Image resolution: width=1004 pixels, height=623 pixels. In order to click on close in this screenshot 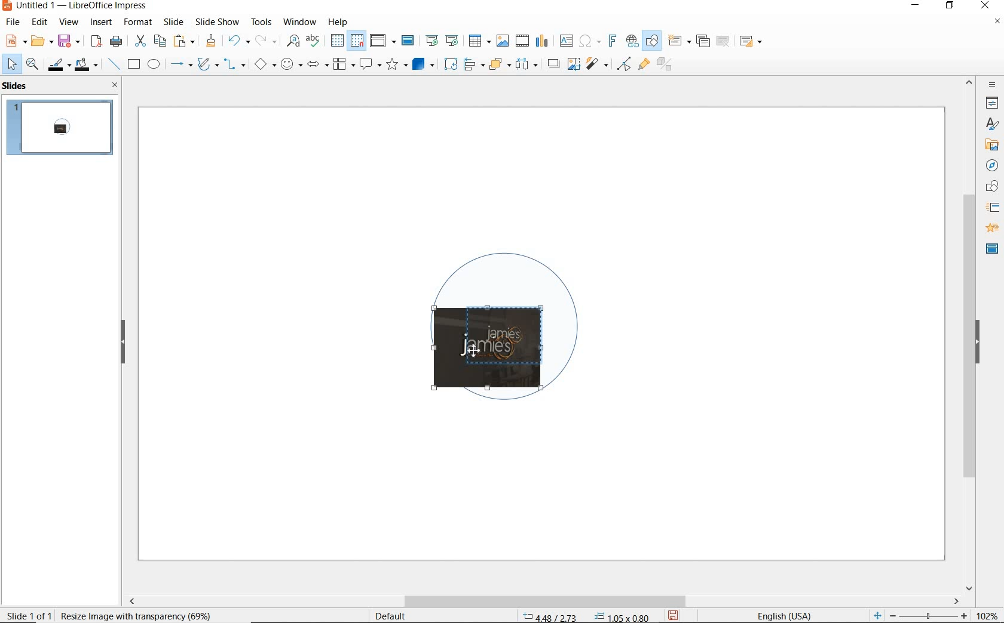, I will do `click(112, 85)`.